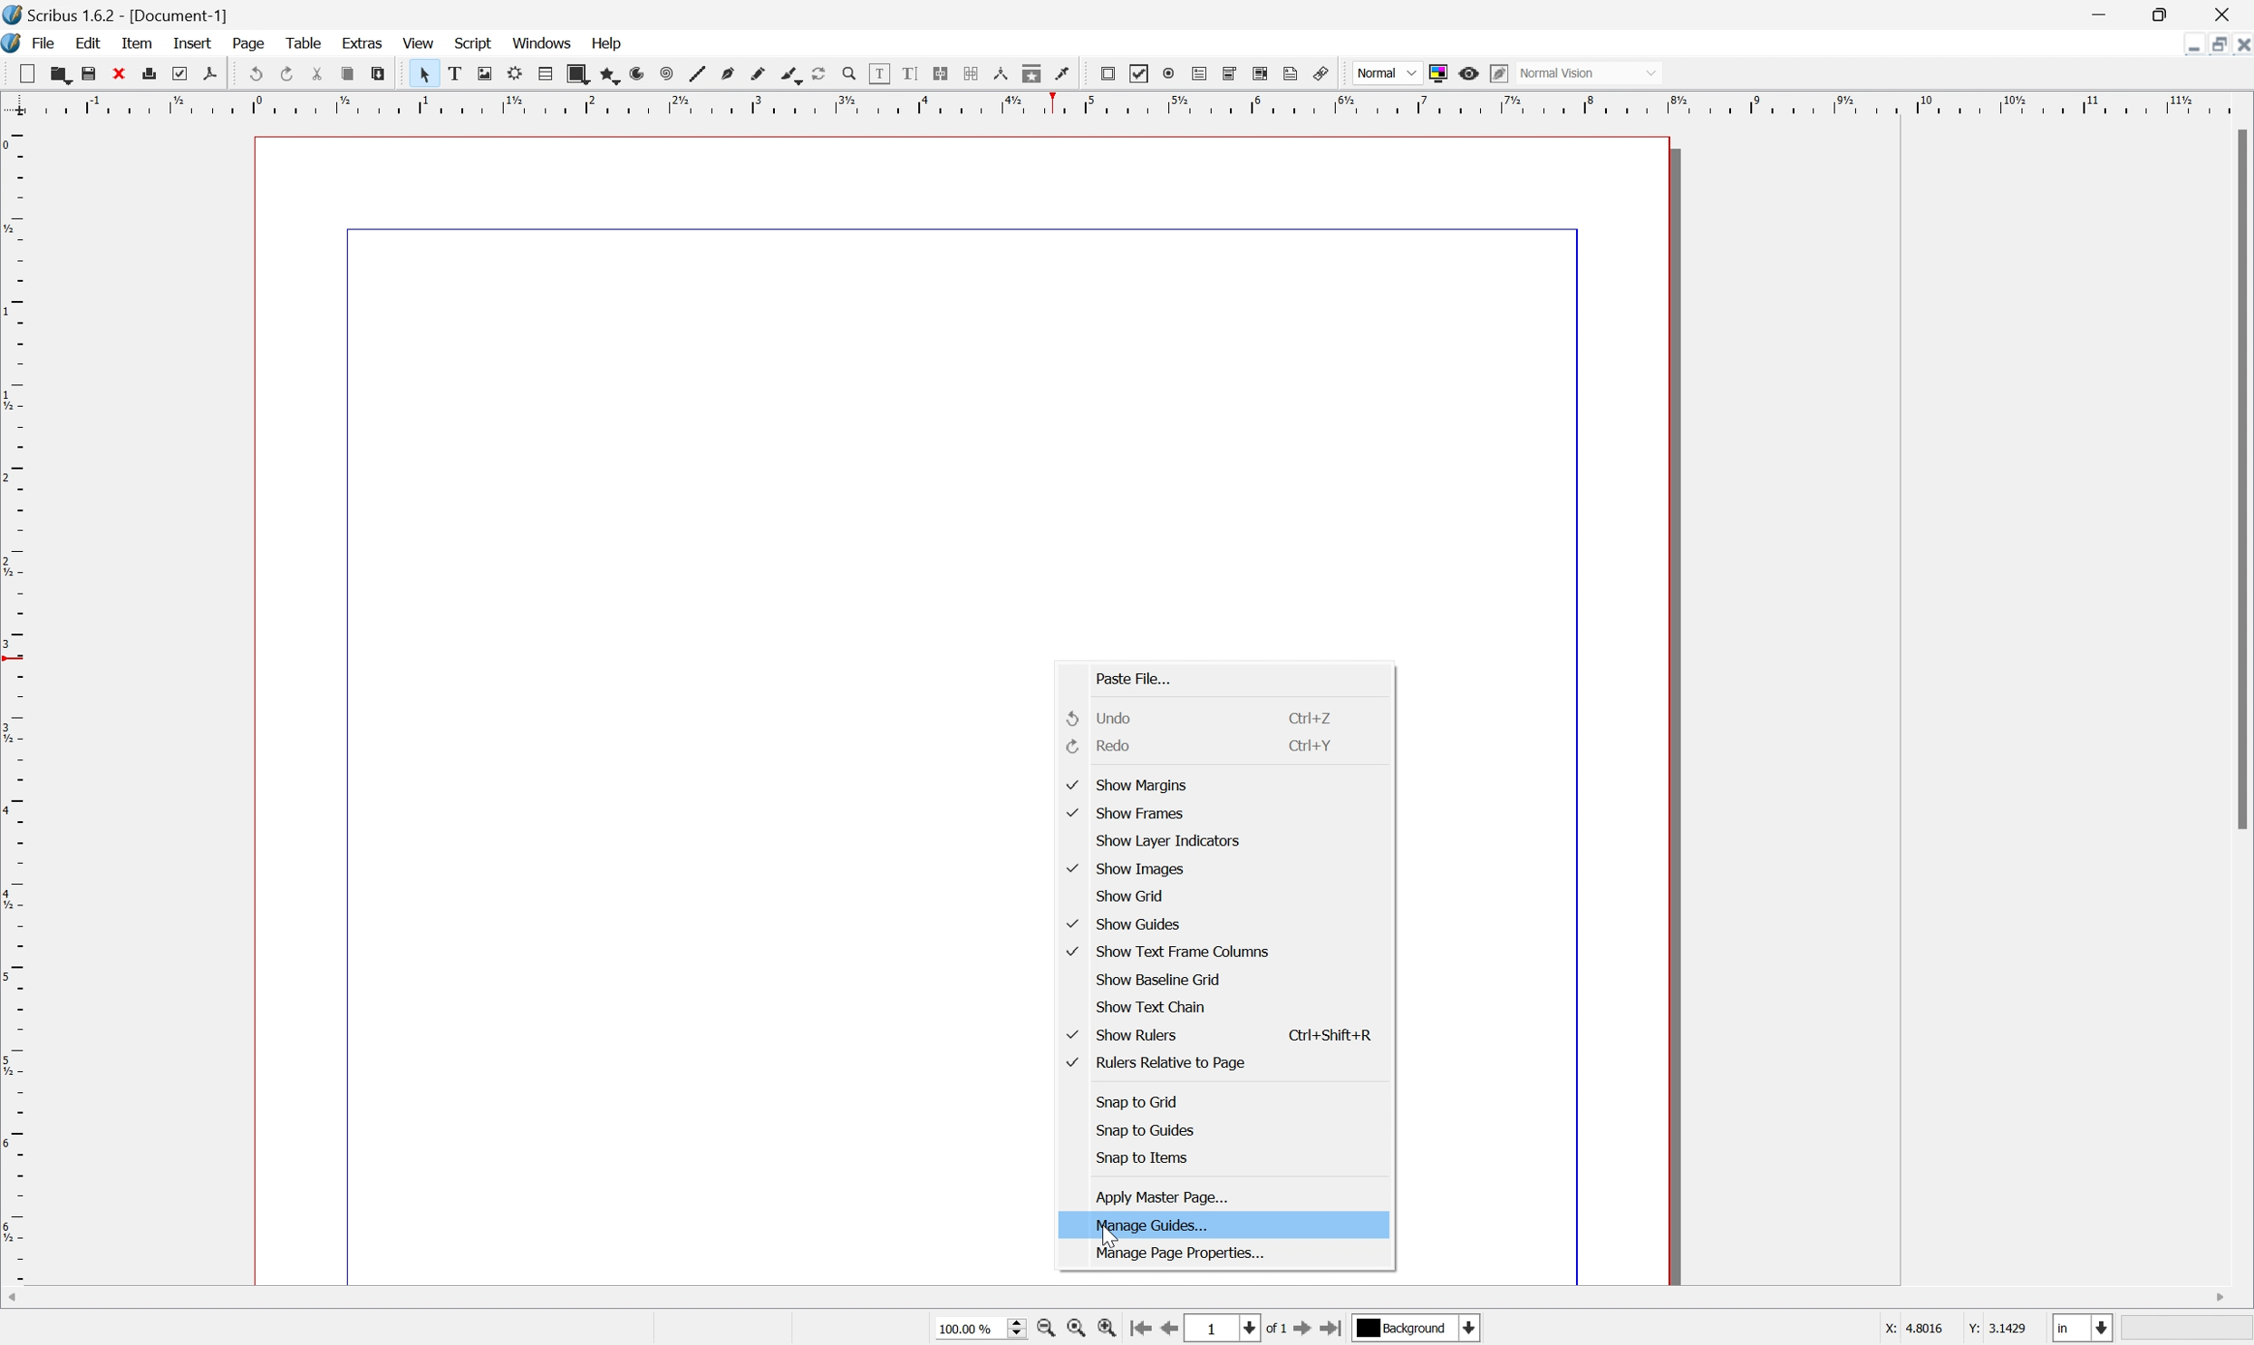 This screenshot has height=1345, width=2254. What do you see at coordinates (541, 44) in the screenshot?
I see `windows` at bounding box center [541, 44].